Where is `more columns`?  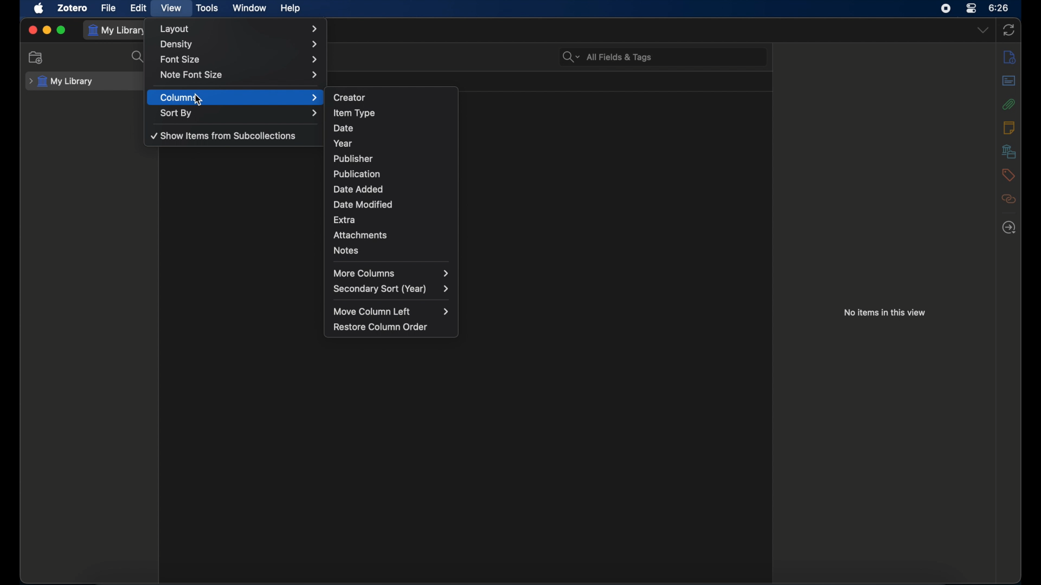 more columns is located at coordinates (391, 273).